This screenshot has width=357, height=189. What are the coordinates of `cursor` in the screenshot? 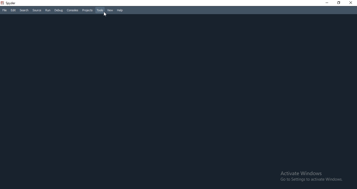 It's located at (105, 15).